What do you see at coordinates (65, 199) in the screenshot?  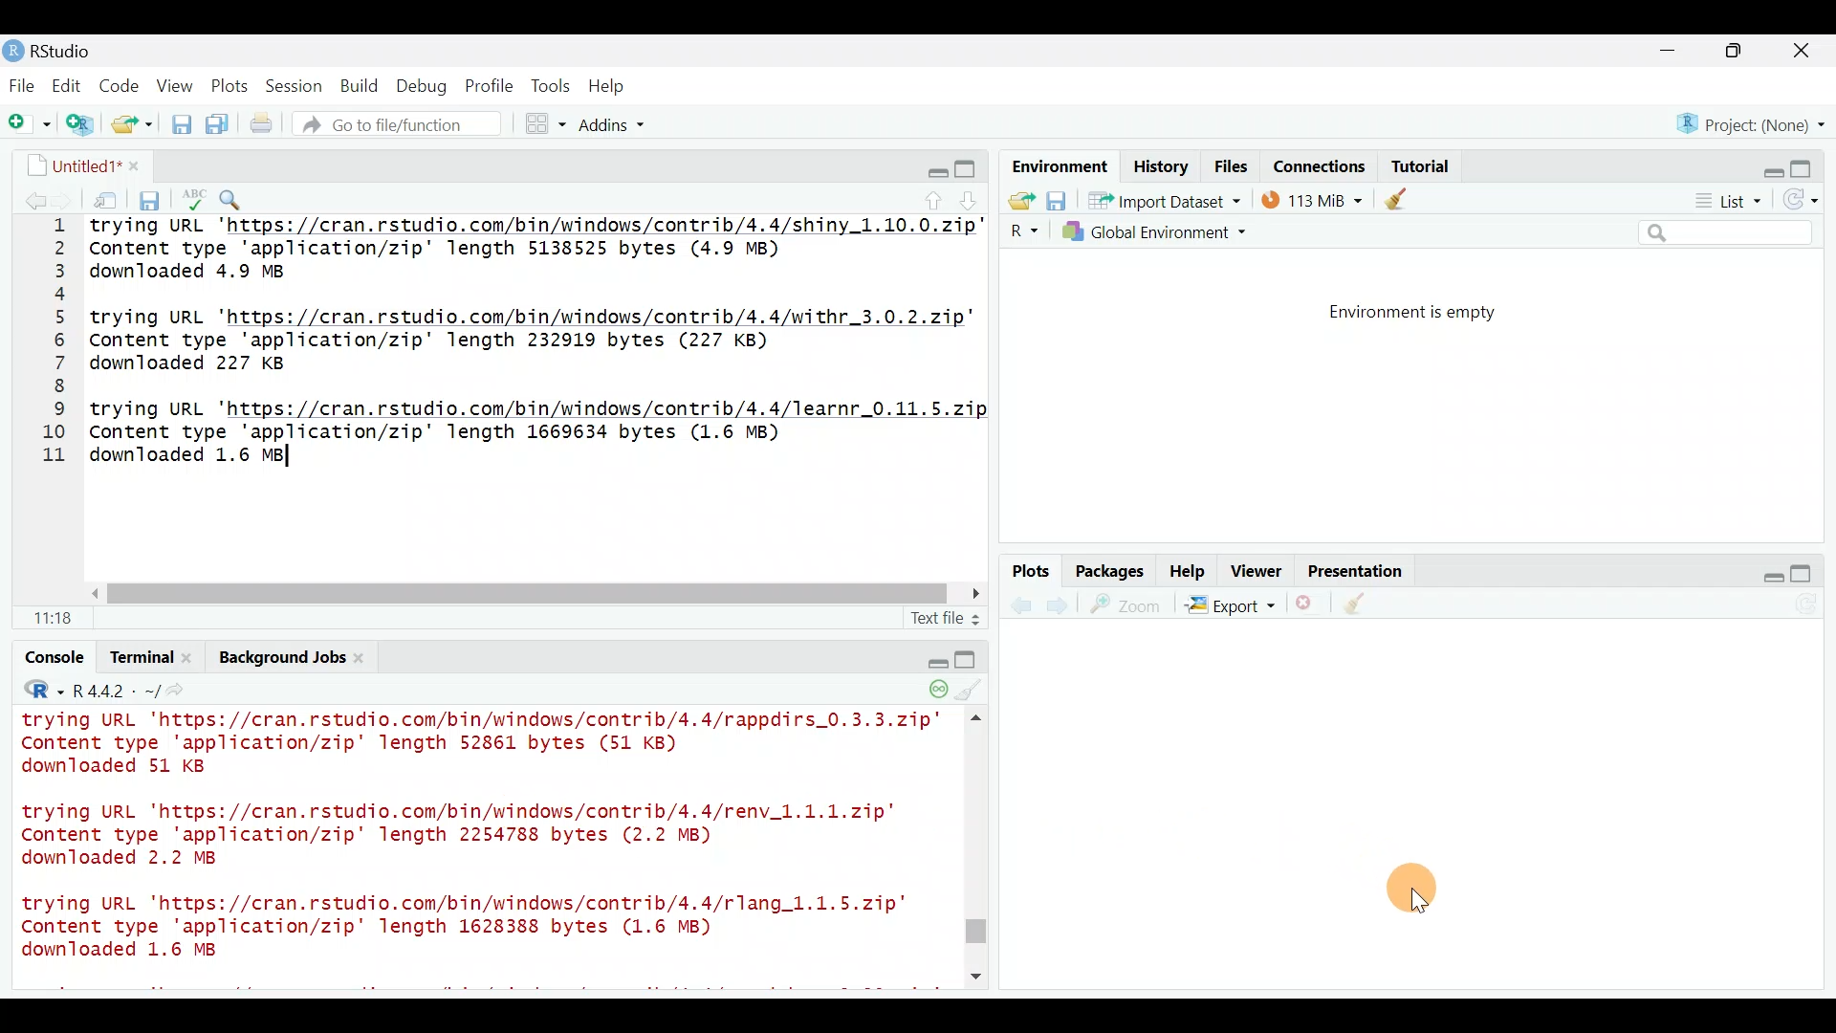 I see `go forward to next source location` at bounding box center [65, 199].